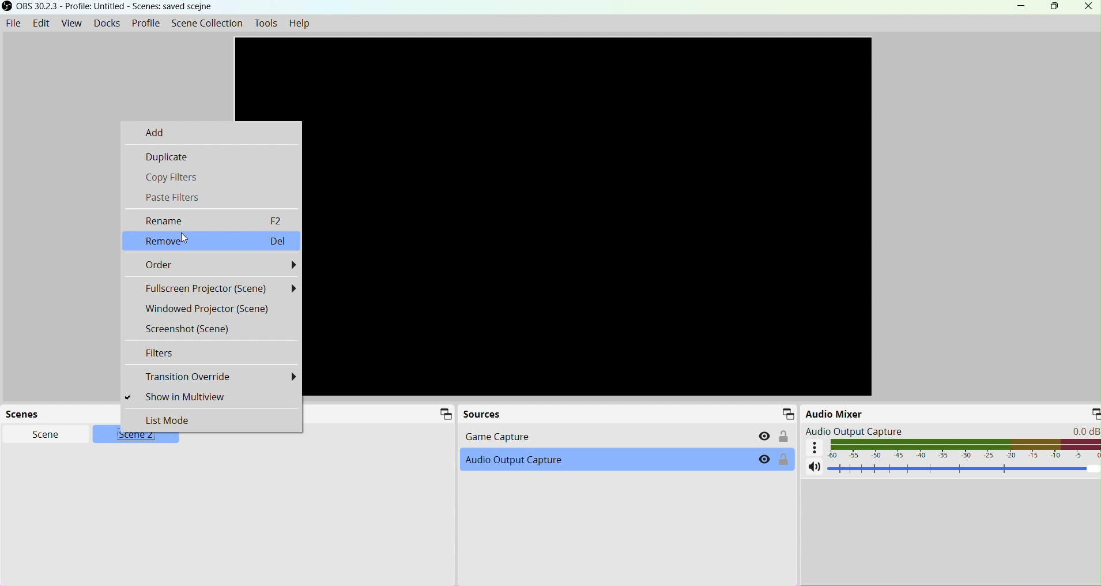 The width and height of the screenshot is (1101, 586). What do you see at coordinates (961, 471) in the screenshot?
I see `Volume Adjuster` at bounding box center [961, 471].